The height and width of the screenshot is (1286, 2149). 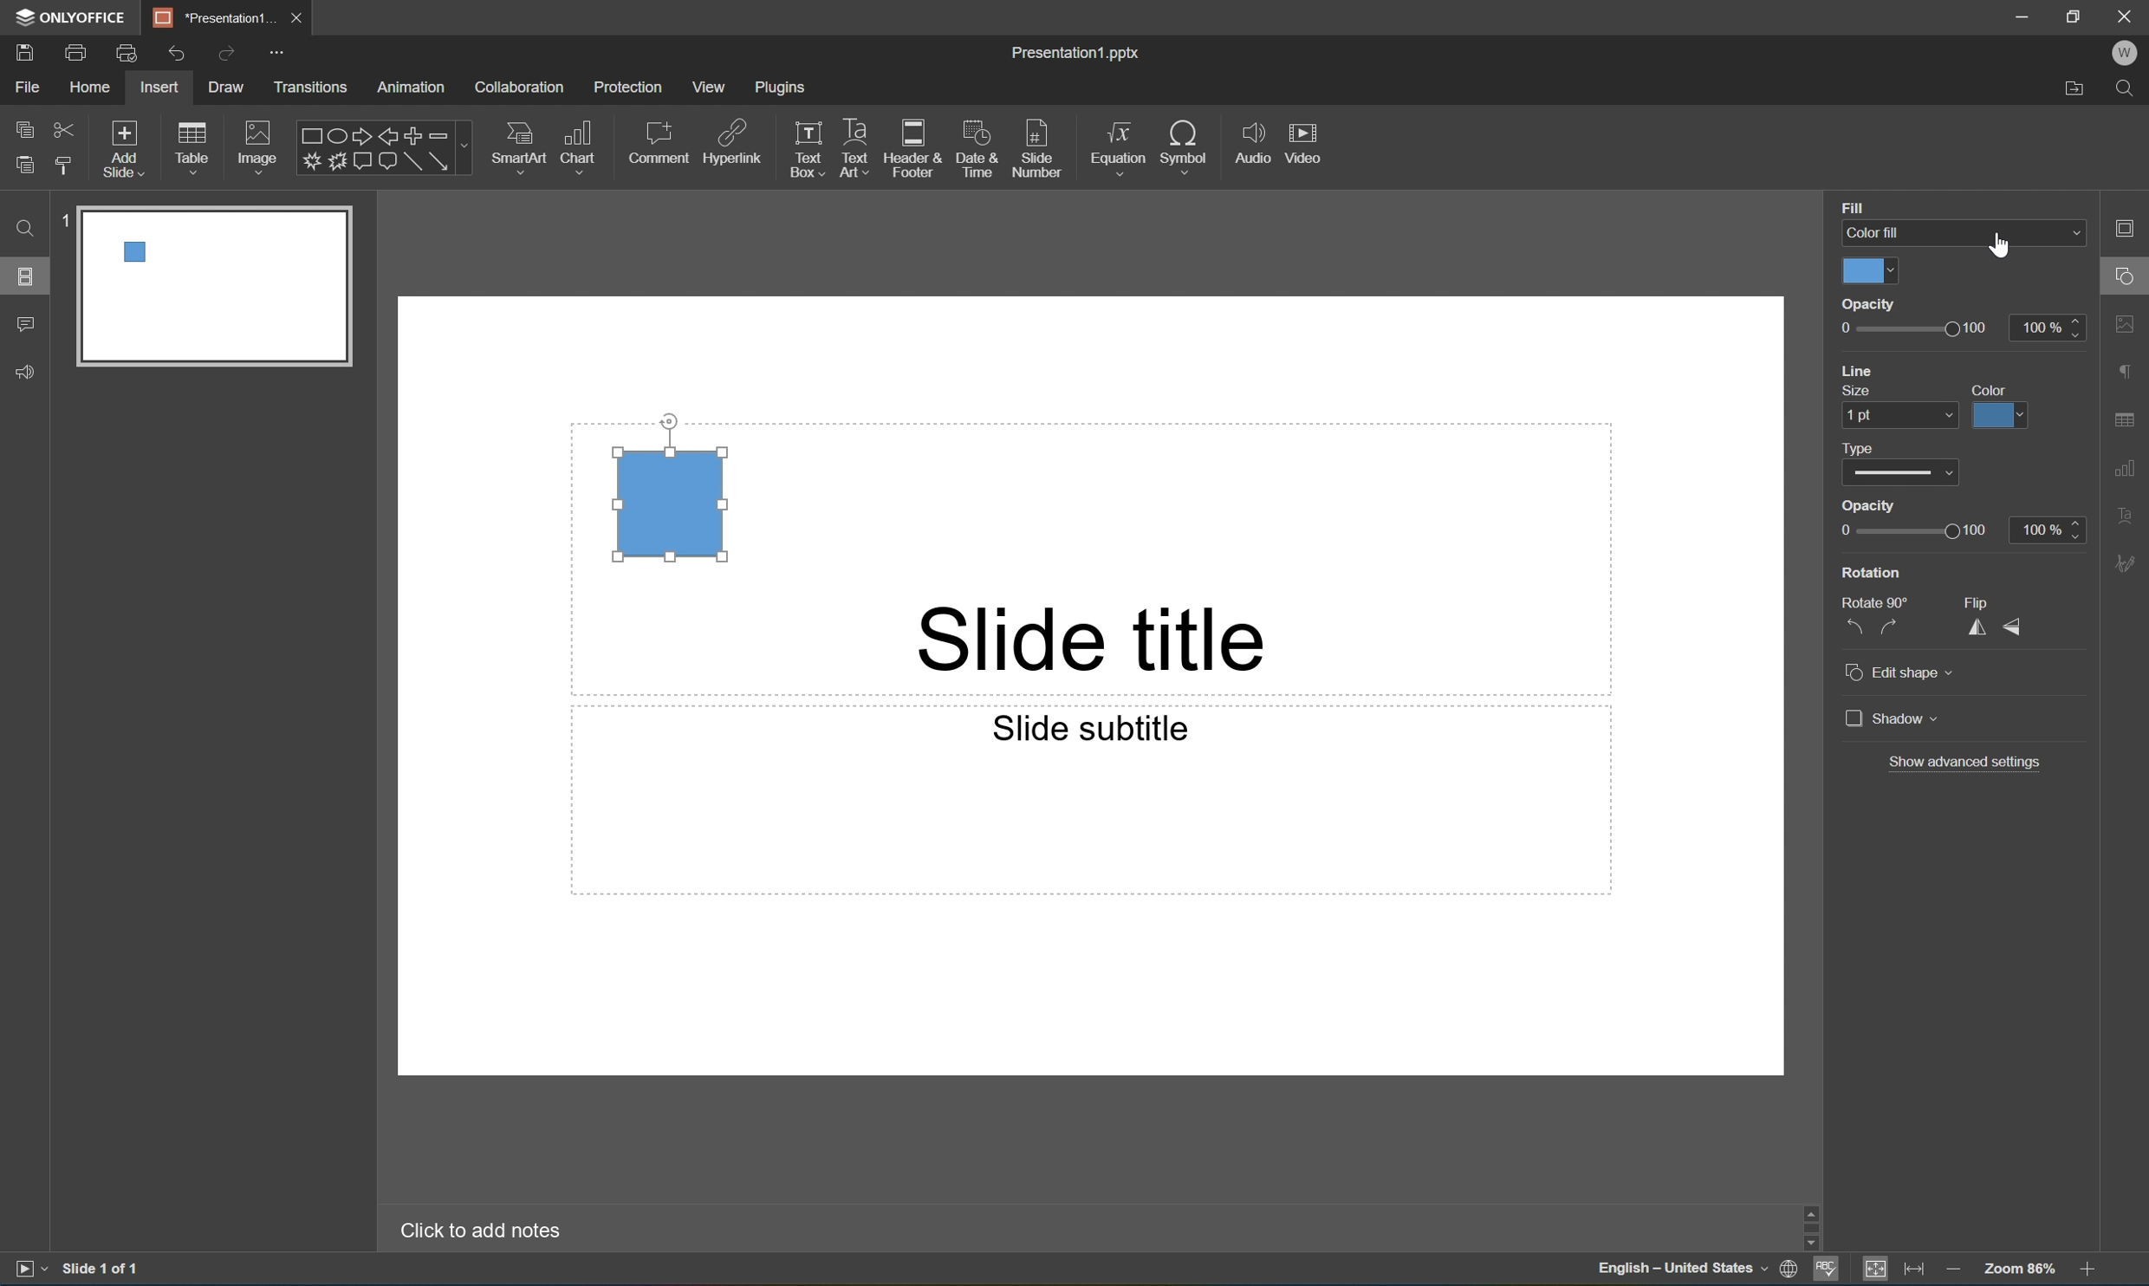 What do you see at coordinates (449, 134) in the screenshot?
I see `Minus` at bounding box center [449, 134].